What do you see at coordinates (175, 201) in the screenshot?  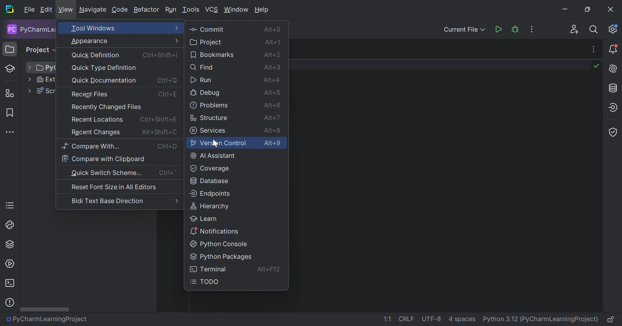 I see `>` at bounding box center [175, 201].